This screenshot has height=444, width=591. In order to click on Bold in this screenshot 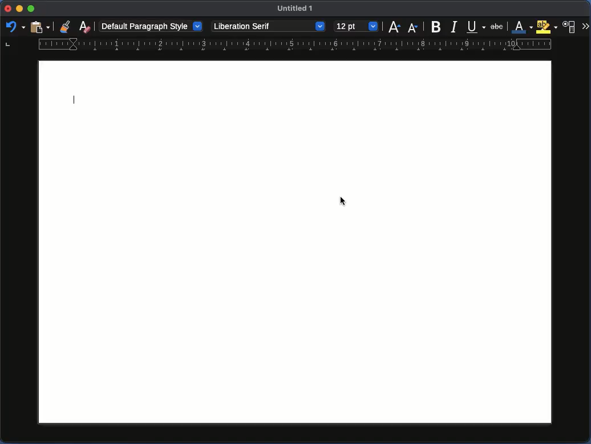, I will do `click(436, 26)`.